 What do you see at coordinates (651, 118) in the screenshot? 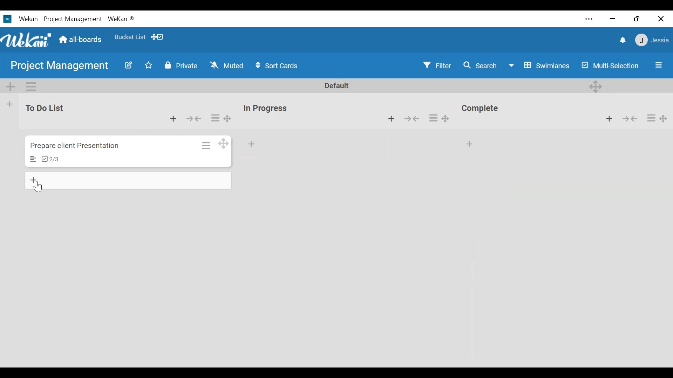
I see `Card actions` at bounding box center [651, 118].